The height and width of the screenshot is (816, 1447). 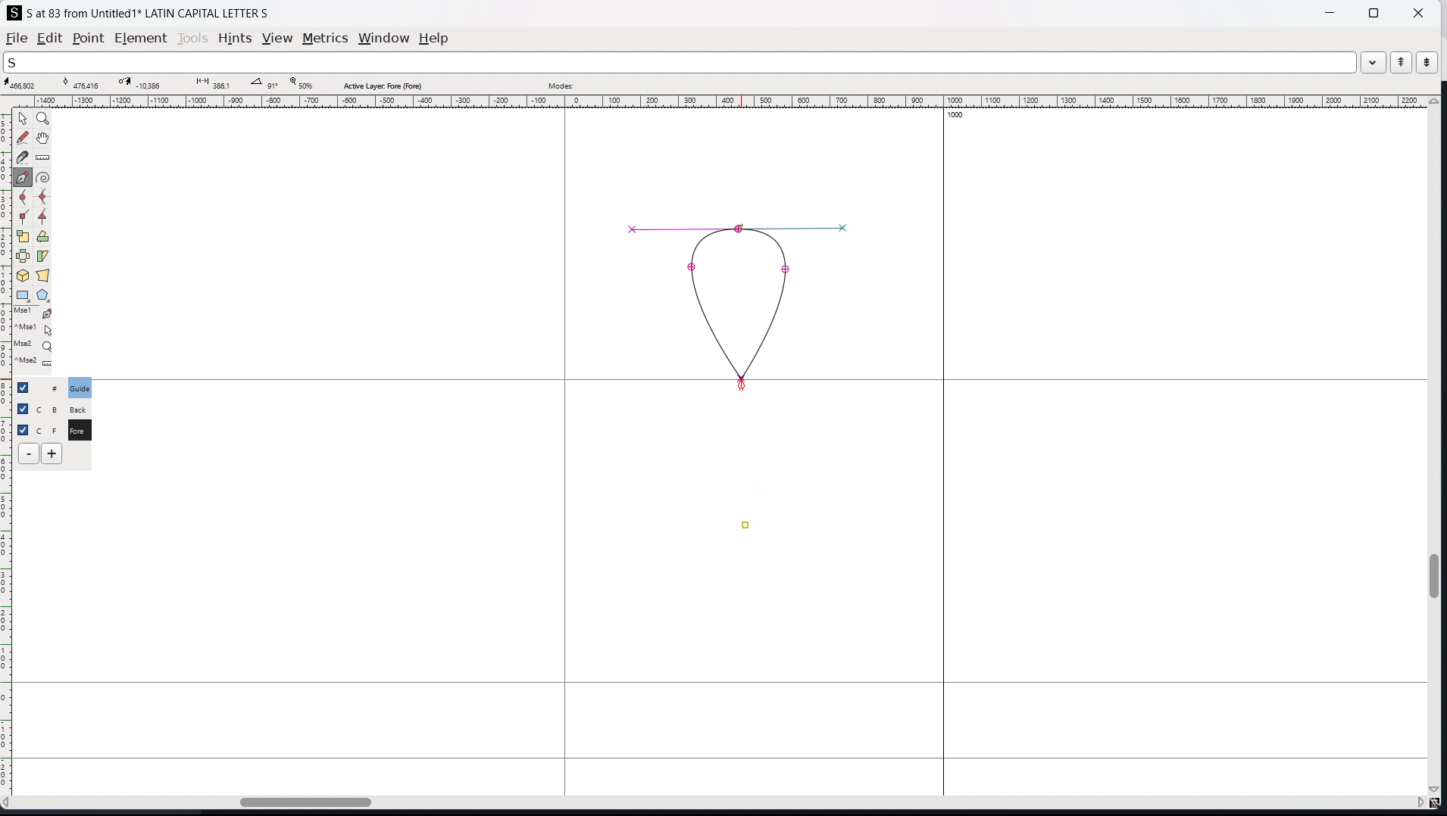 I want to click on angle between points, so click(x=264, y=83).